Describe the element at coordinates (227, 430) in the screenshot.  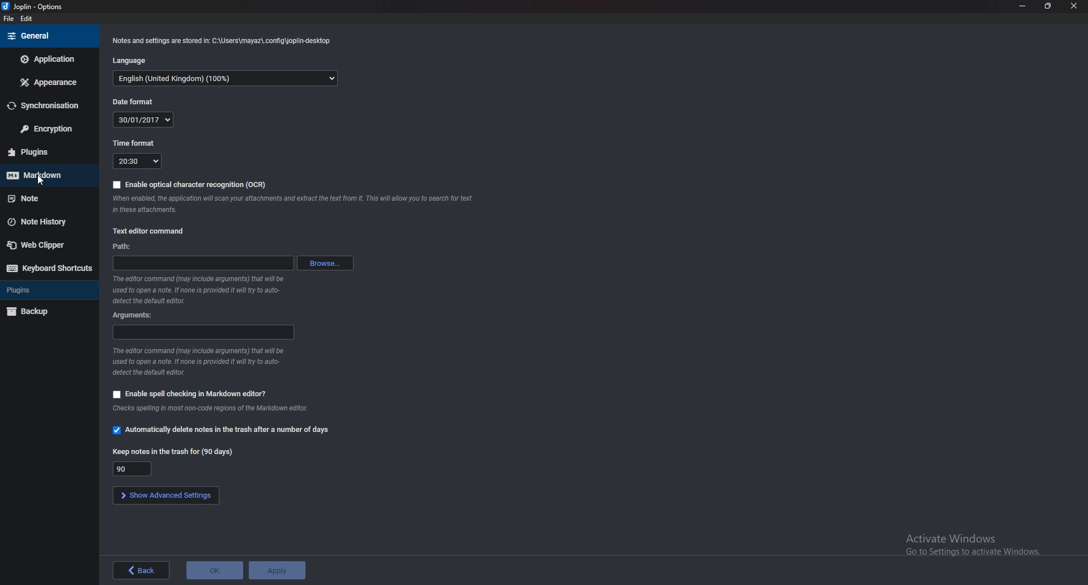
I see `Automatically delete notes` at that location.